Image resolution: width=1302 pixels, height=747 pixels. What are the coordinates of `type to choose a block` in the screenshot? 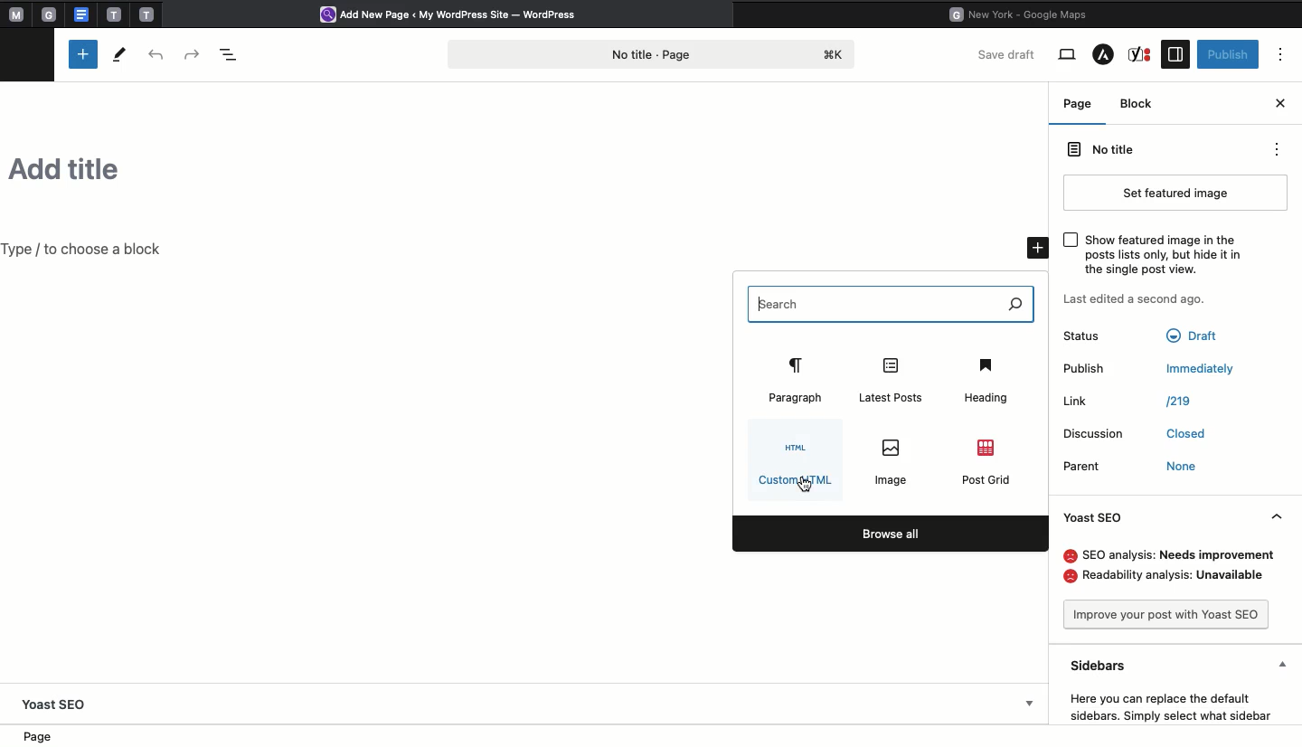 It's located at (88, 250).